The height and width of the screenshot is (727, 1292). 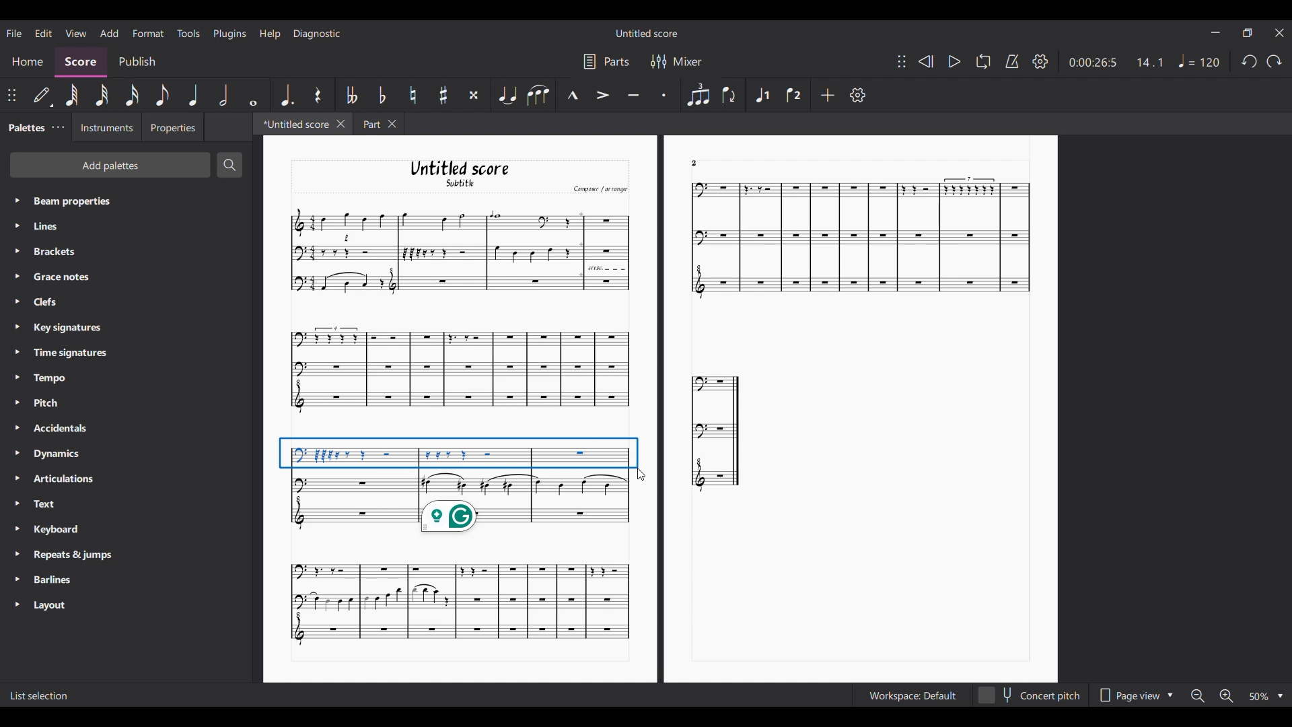 I want to click on Add palette, so click(x=110, y=165).